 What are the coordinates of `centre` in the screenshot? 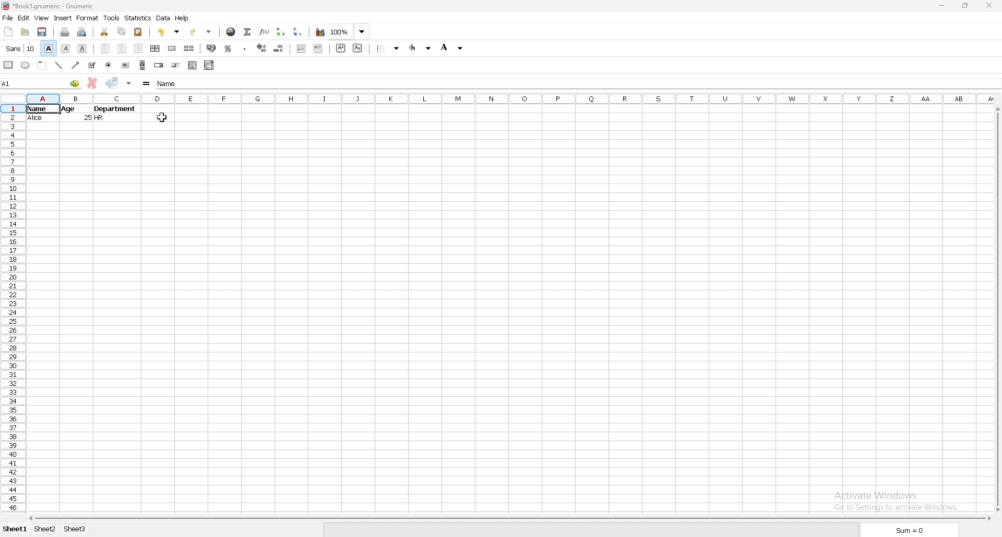 It's located at (122, 48).